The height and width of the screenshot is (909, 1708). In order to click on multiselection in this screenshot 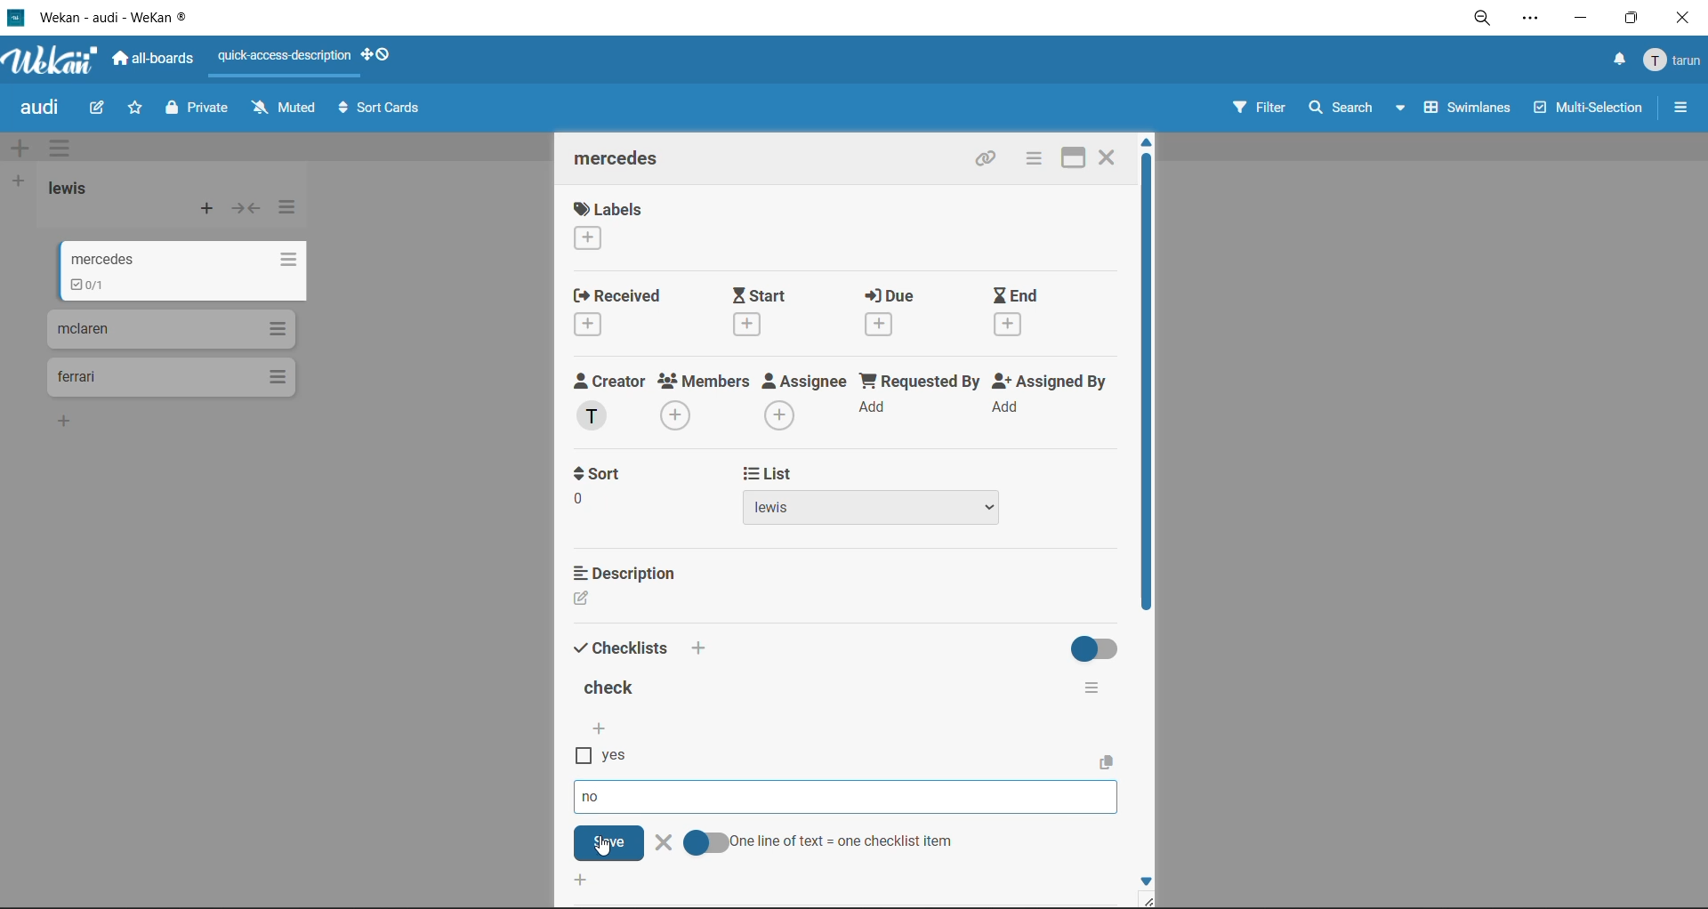, I will do `click(1590, 111)`.